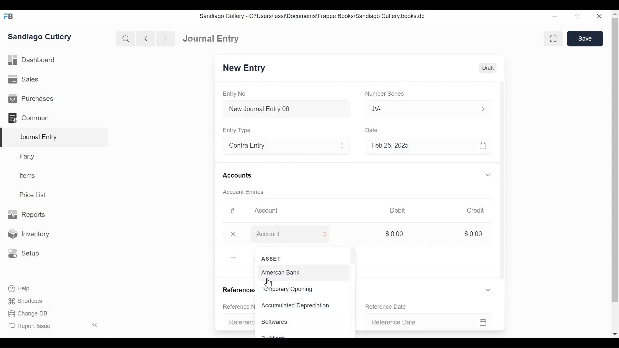 The width and height of the screenshot is (619, 348). Describe the element at coordinates (580, 16) in the screenshot. I see `Restore` at that location.